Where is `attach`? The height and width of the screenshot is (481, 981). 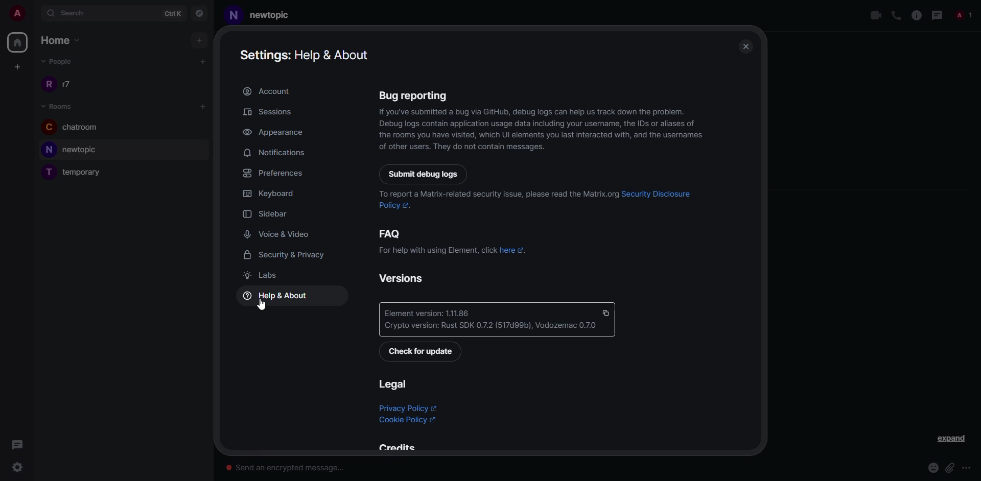 attach is located at coordinates (949, 468).